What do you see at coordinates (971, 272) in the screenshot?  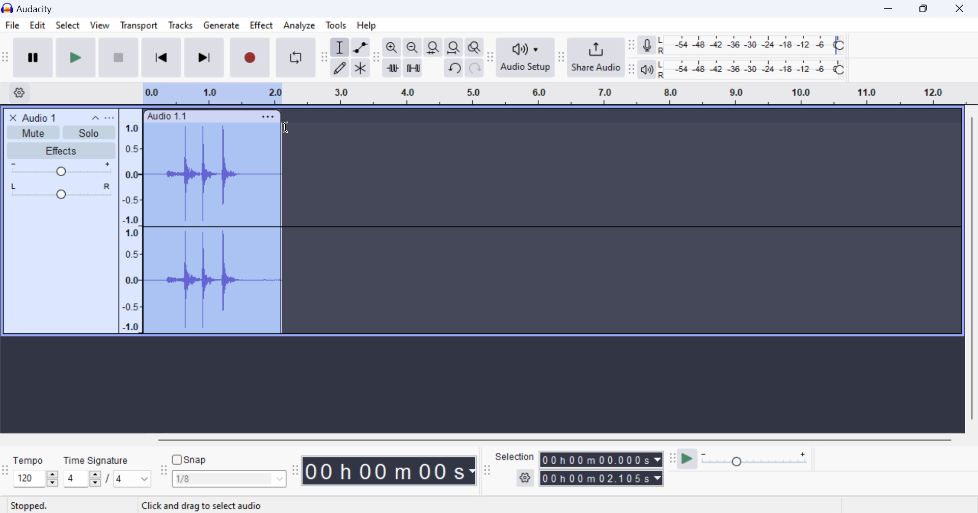 I see `vertical scrollbar` at bounding box center [971, 272].